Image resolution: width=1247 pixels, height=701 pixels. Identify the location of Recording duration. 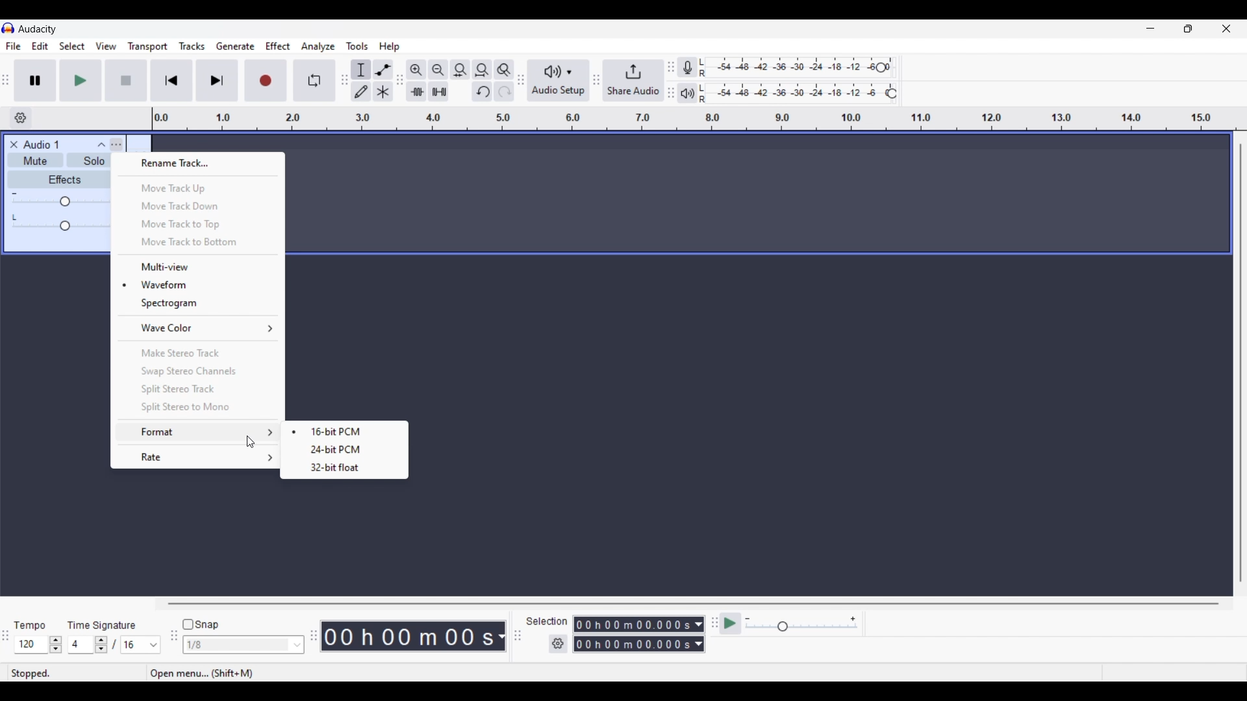
(631, 634).